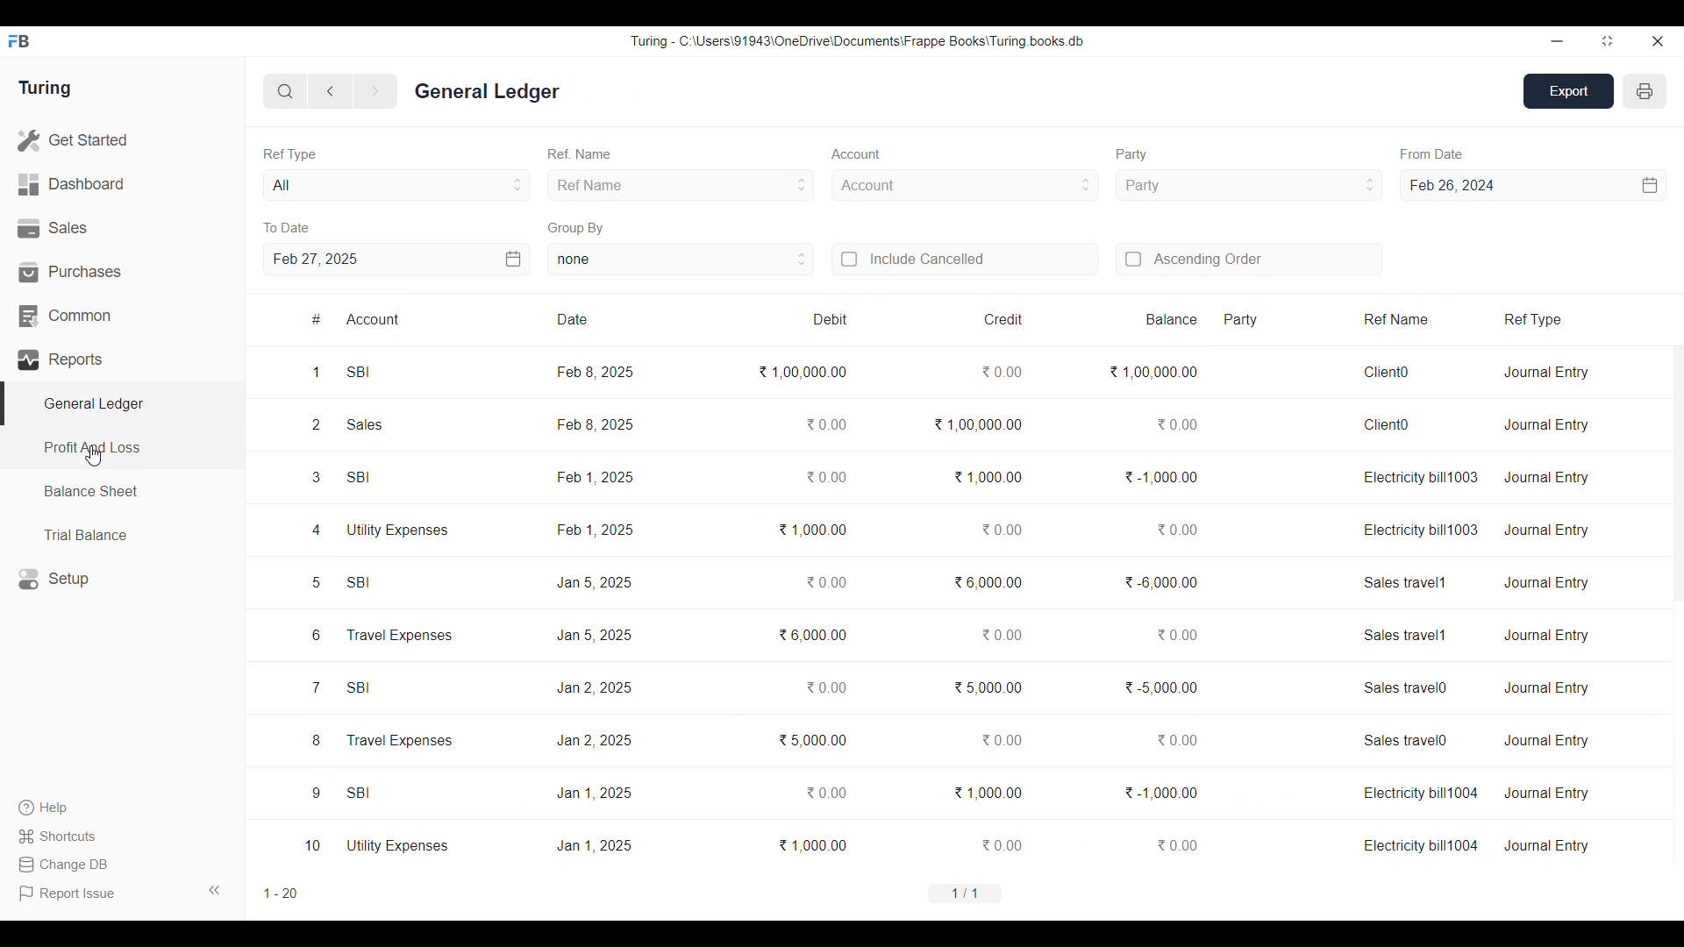  What do you see at coordinates (339, 687) in the screenshot?
I see `7 SBl` at bounding box center [339, 687].